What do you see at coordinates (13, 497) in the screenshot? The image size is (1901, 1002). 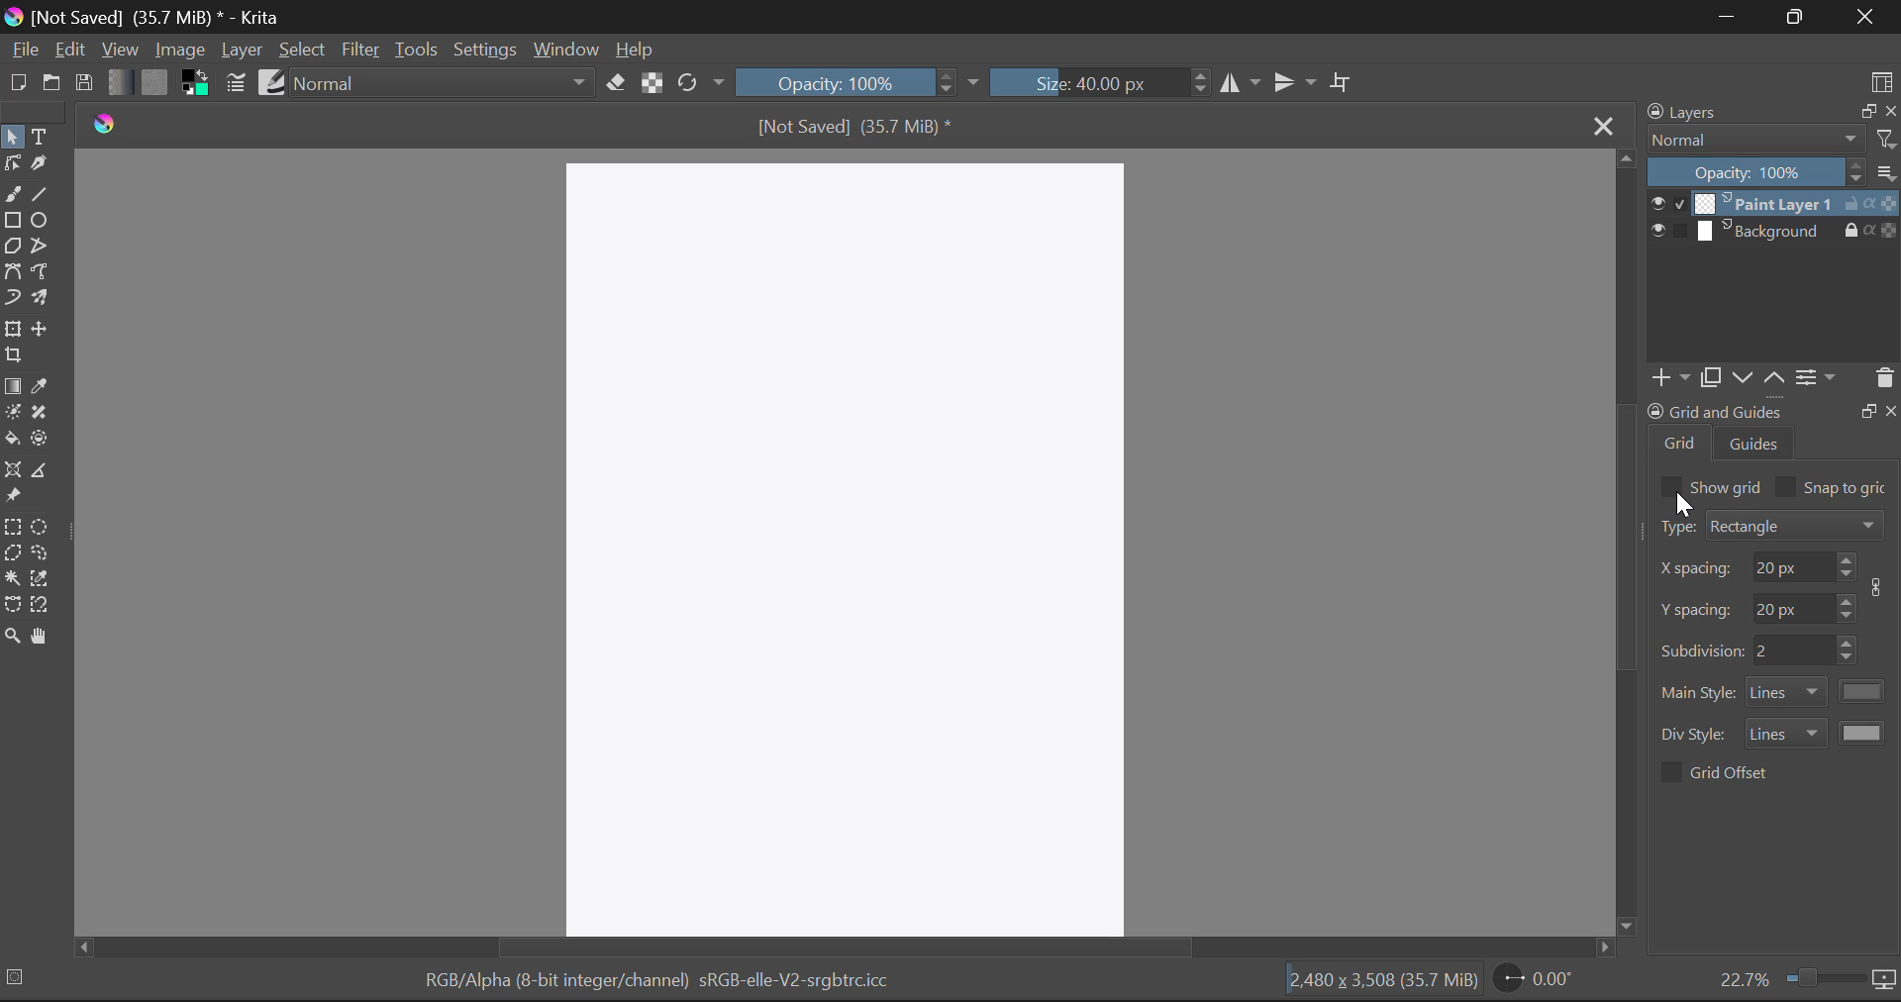 I see `Reference Image` at bounding box center [13, 497].